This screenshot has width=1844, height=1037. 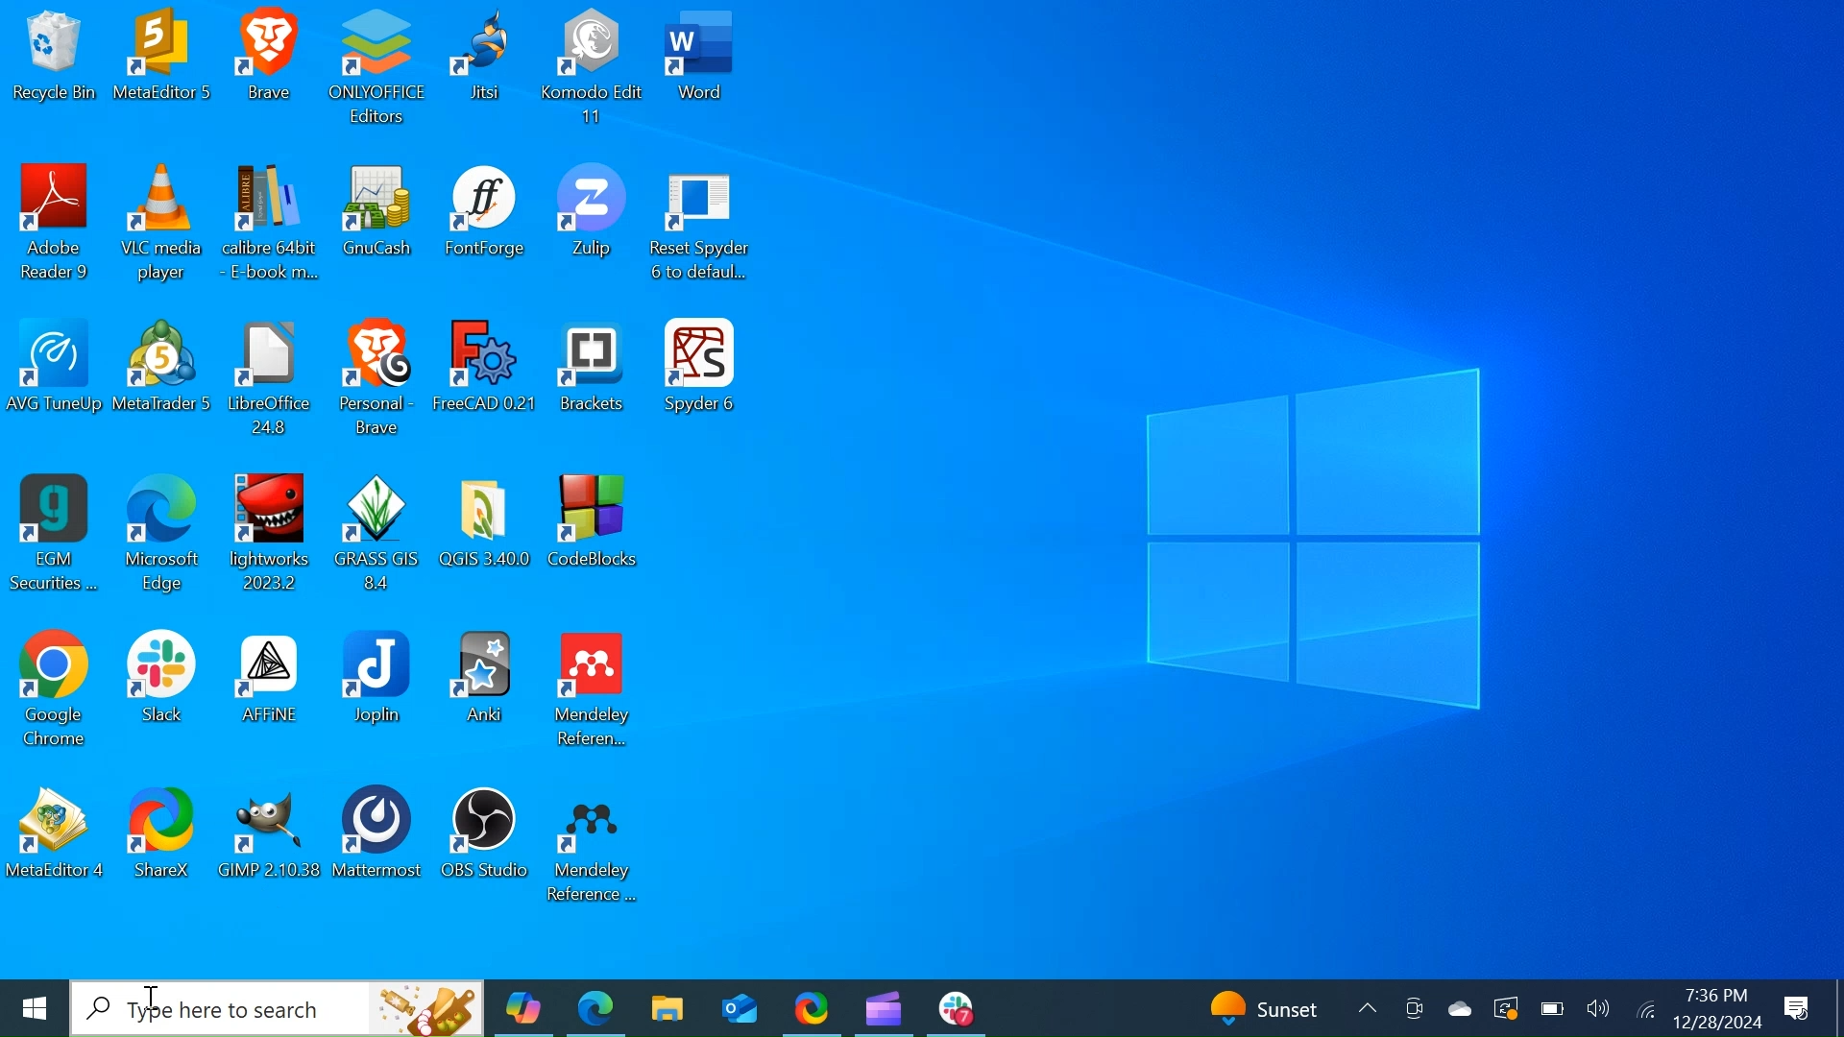 I want to click on Jitsi Desktop Icon, so click(x=486, y=69).